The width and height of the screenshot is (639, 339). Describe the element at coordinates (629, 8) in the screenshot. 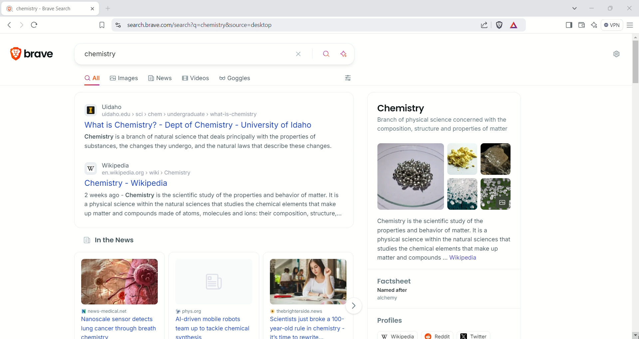

I see `close` at that location.